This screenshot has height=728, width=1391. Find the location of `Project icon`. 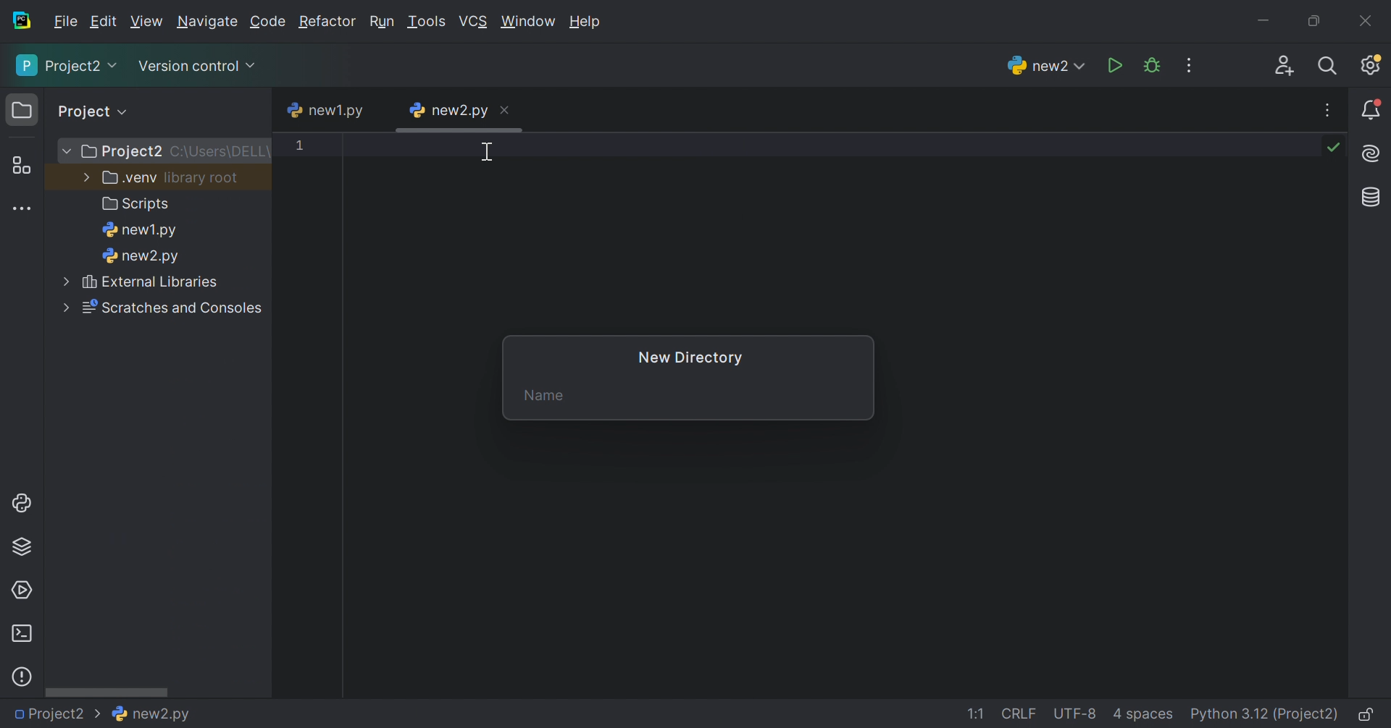

Project icon is located at coordinates (22, 108).